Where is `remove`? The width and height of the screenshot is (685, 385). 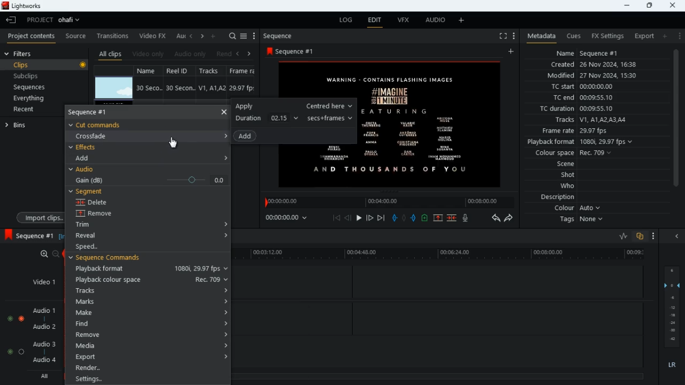 remove is located at coordinates (151, 335).